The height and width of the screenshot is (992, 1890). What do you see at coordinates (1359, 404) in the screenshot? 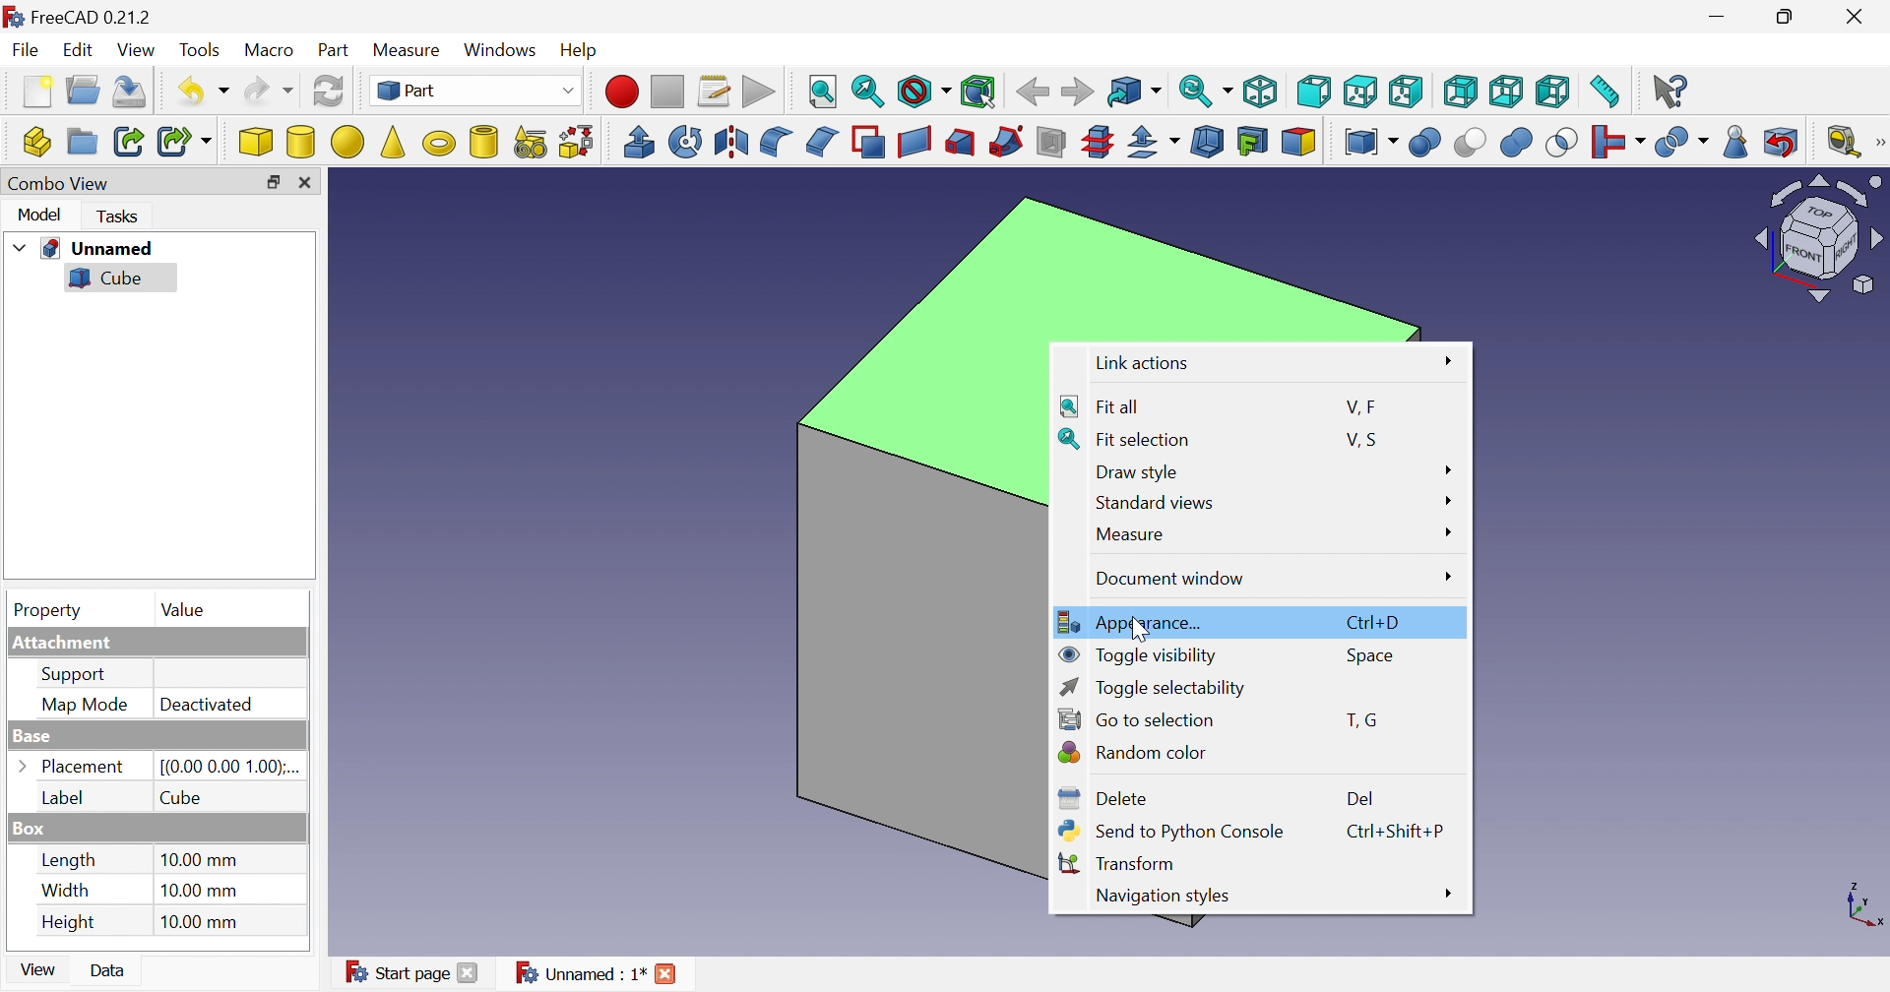
I see `V F` at bounding box center [1359, 404].